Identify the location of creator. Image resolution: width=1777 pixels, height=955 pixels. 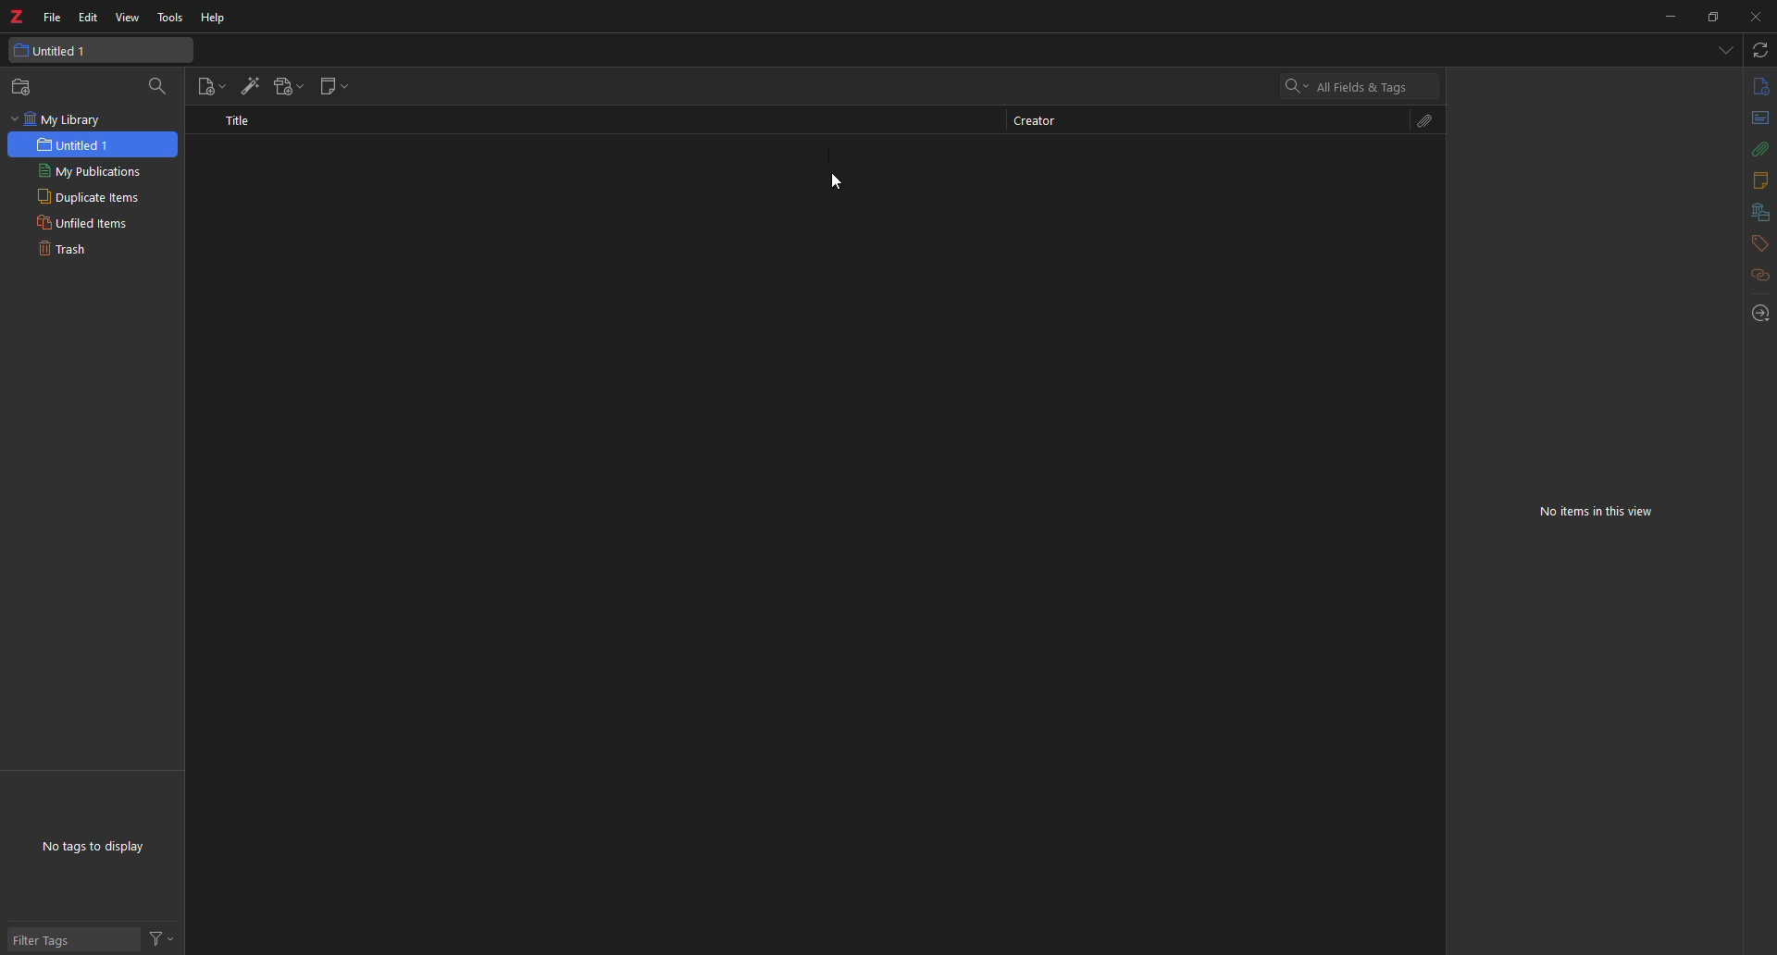
(1036, 119).